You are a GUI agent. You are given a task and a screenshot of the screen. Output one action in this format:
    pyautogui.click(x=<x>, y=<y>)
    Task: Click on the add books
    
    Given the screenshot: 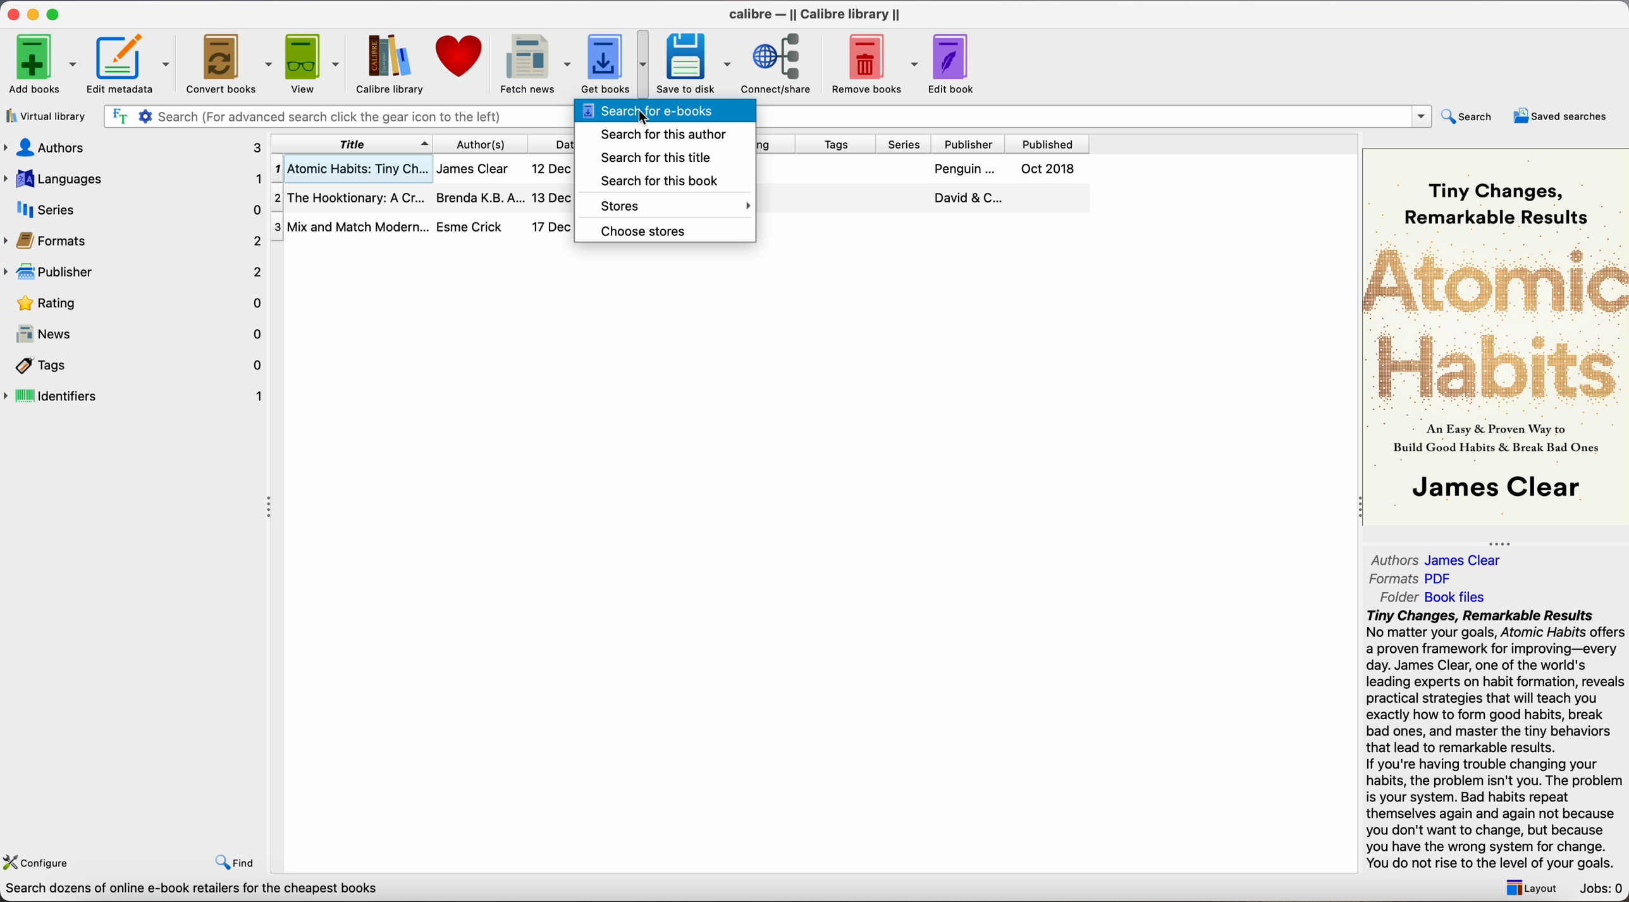 What is the action you would take?
    pyautogui.click(x=42, y=65)
    